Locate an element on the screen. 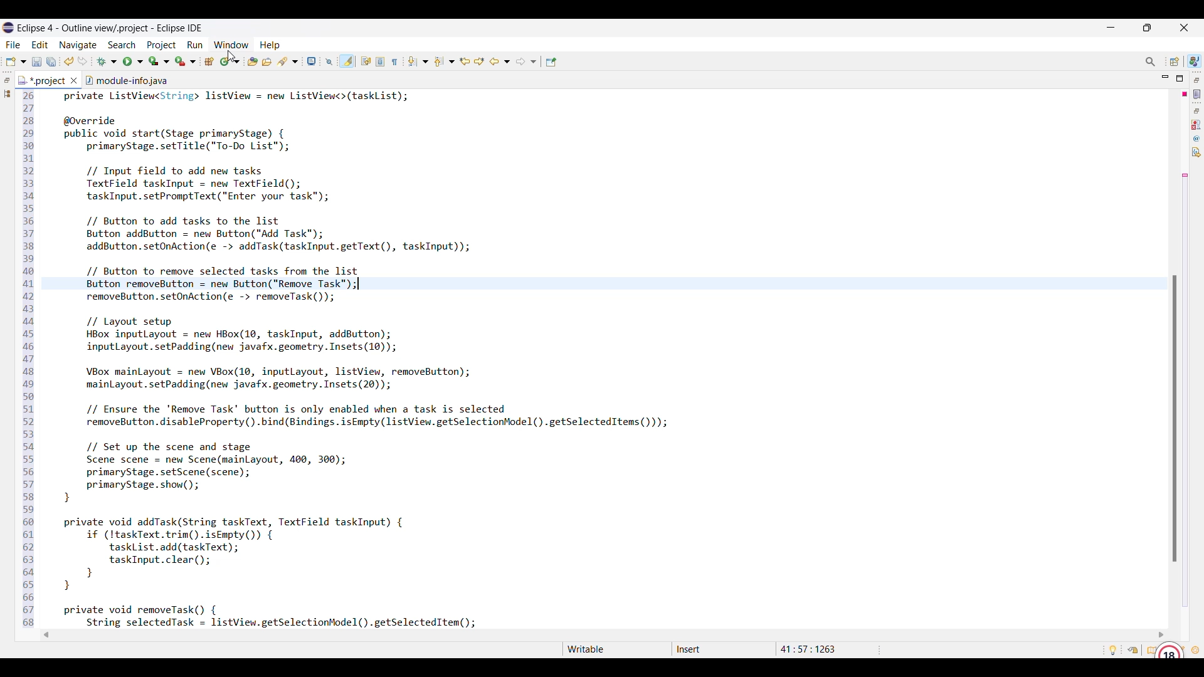 This screenshot has height=677, width=1204. cursor is located at coordinates (230, 54).